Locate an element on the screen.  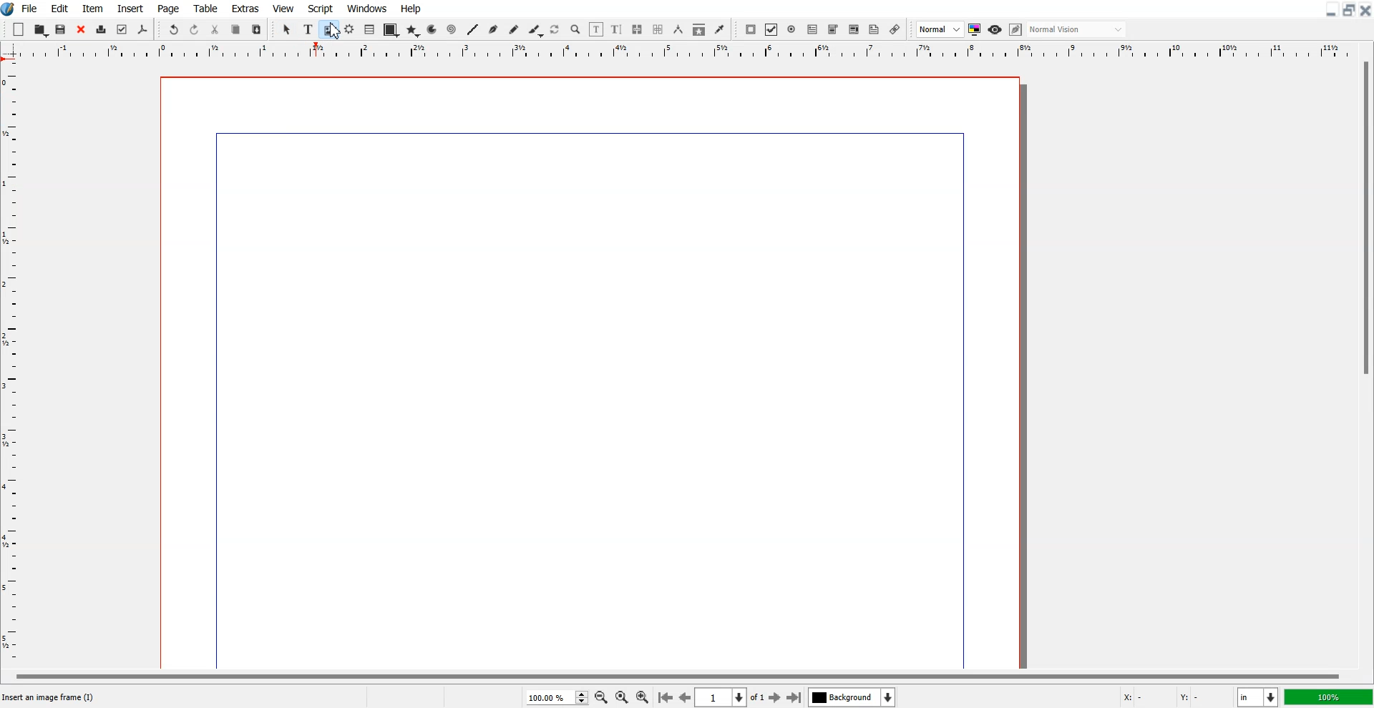
Close is located at coordinates (1365, 10).